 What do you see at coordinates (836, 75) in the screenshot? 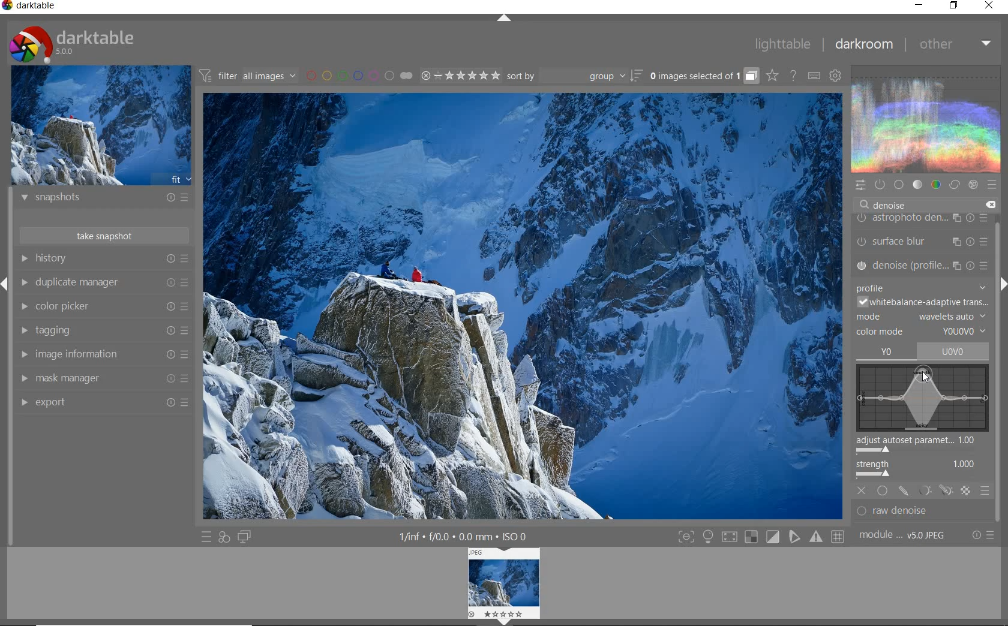
I see `show global preferences` at bounding box center [836, 75].